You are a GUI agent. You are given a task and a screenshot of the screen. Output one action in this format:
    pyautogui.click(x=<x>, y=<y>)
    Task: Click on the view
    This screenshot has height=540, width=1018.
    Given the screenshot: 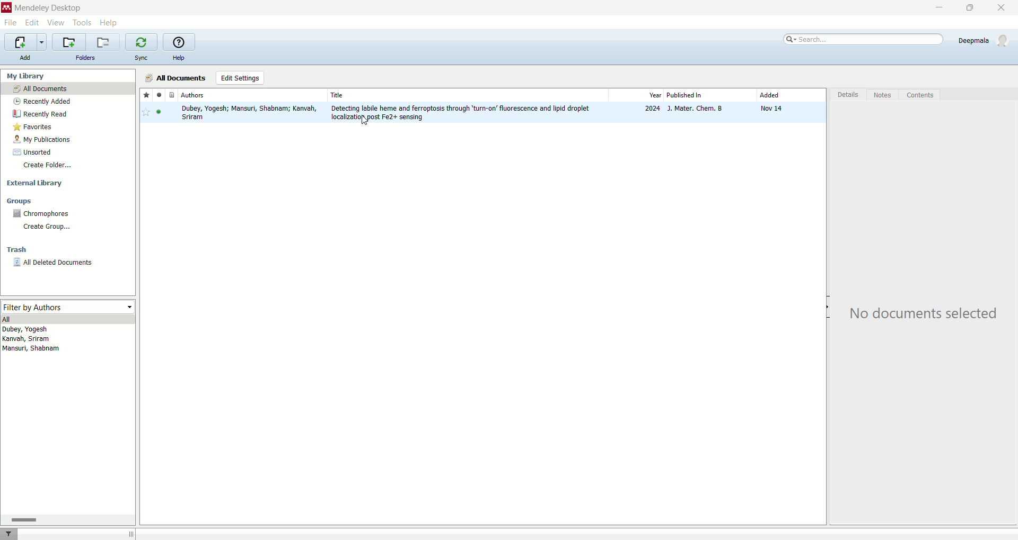 What is the action you would take?
    pyautogui.click(x=56, y=23)
    